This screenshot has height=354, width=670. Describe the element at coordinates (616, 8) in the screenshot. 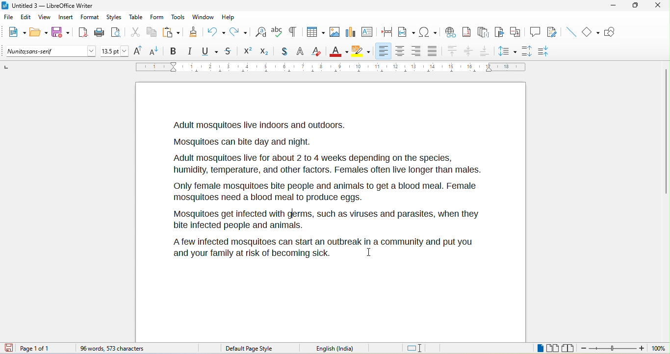

I see `minimize` at that location.